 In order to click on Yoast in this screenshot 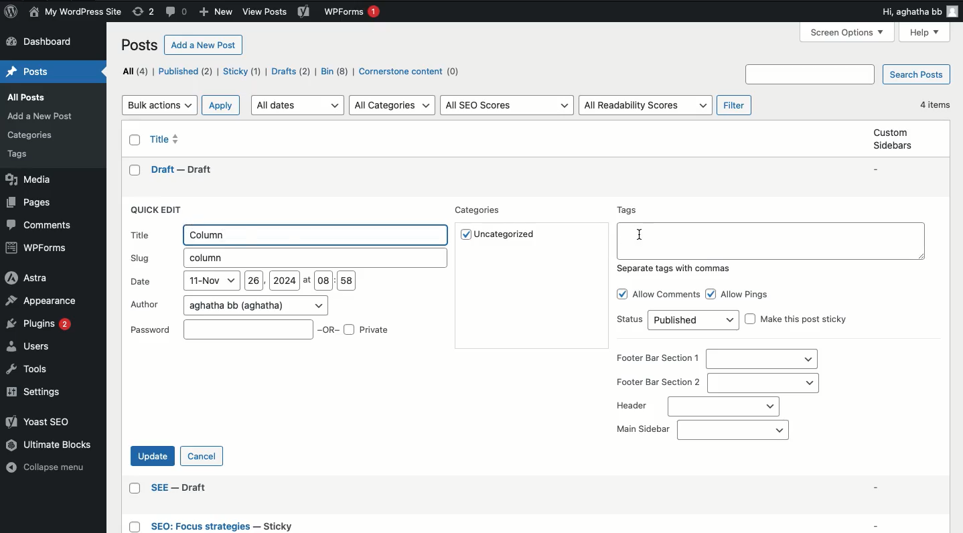, I will do `click(42, 424)`.